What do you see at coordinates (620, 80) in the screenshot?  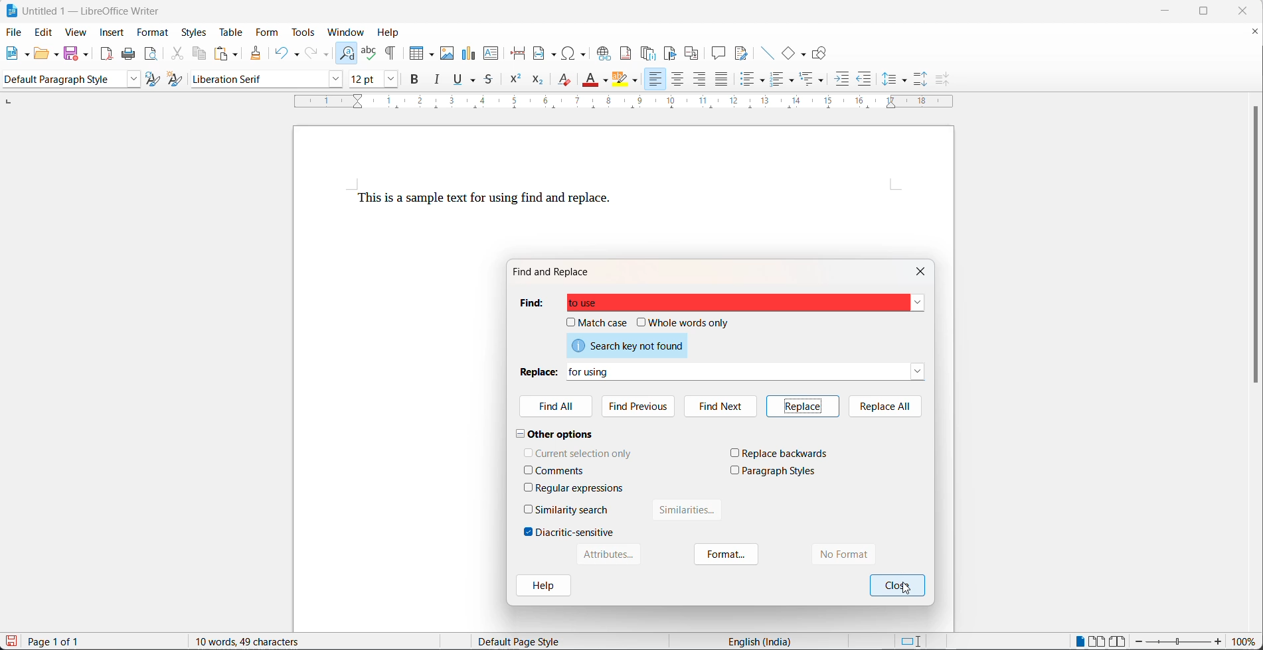 I see `character highlight` at bounding box center [620, 80].